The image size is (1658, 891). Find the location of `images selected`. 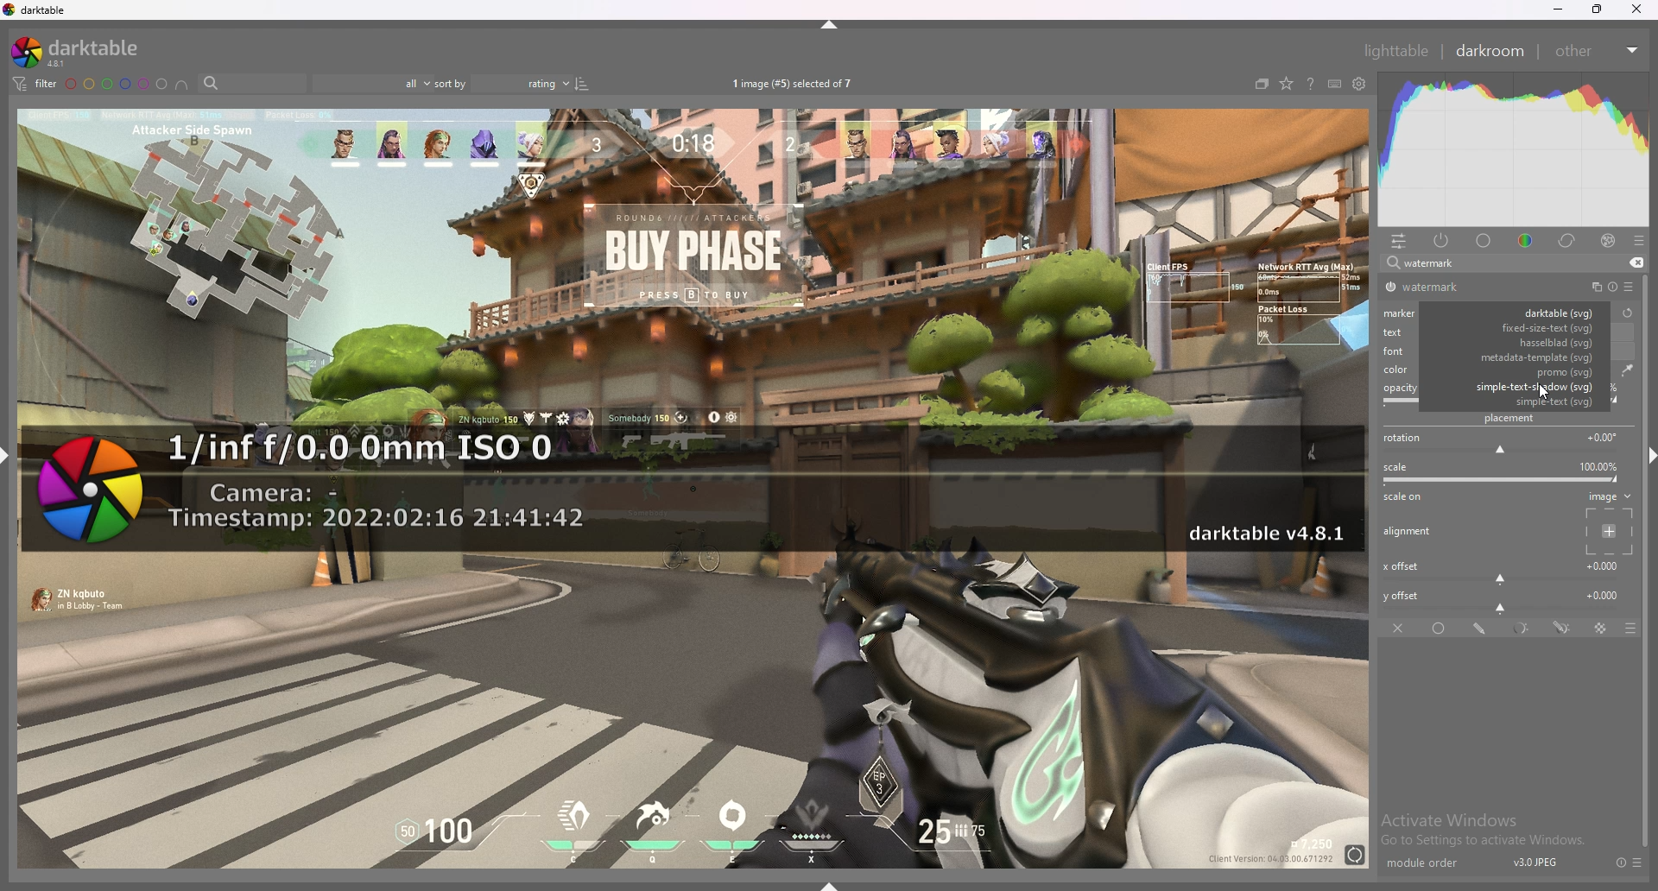

images selected is located at coordinates (795, 83).